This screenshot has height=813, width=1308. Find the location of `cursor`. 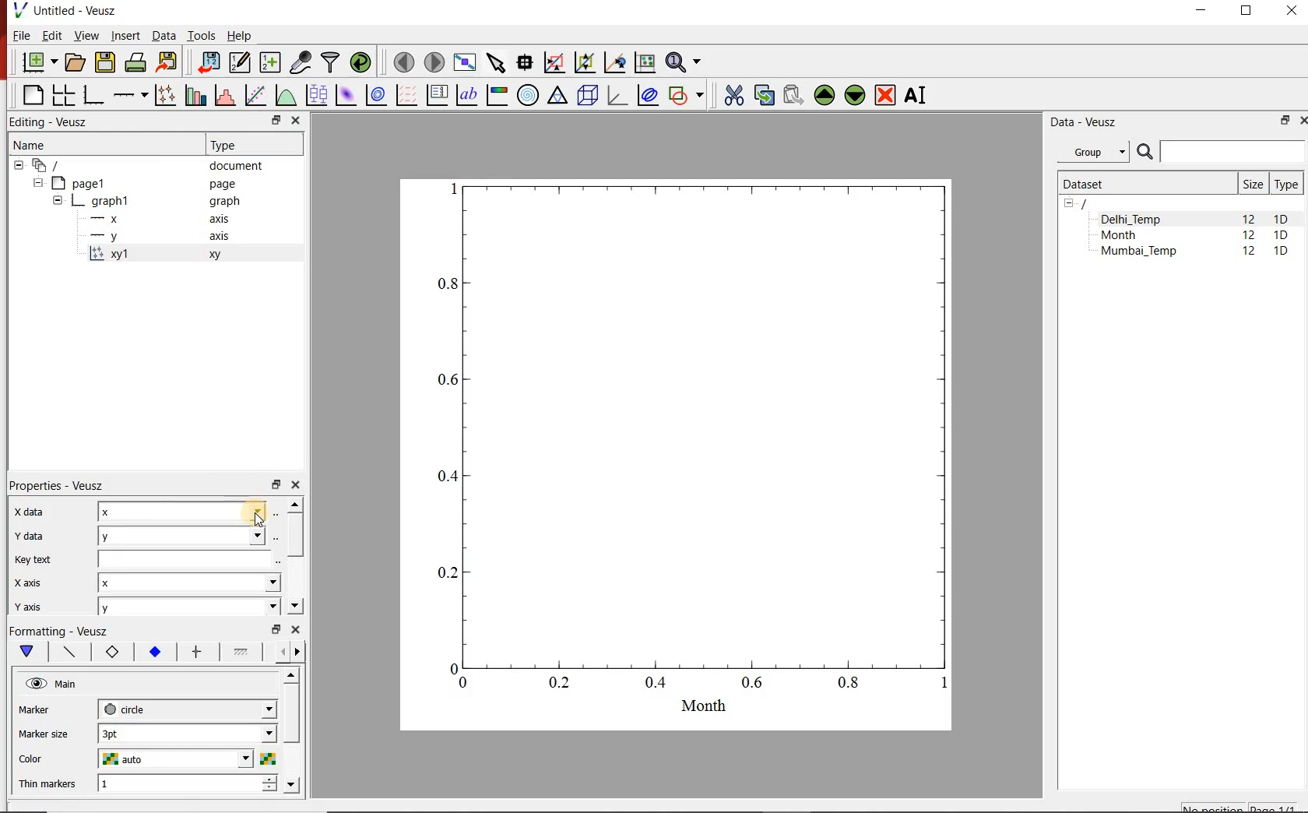

cursor is located at coordinates (254, 512).